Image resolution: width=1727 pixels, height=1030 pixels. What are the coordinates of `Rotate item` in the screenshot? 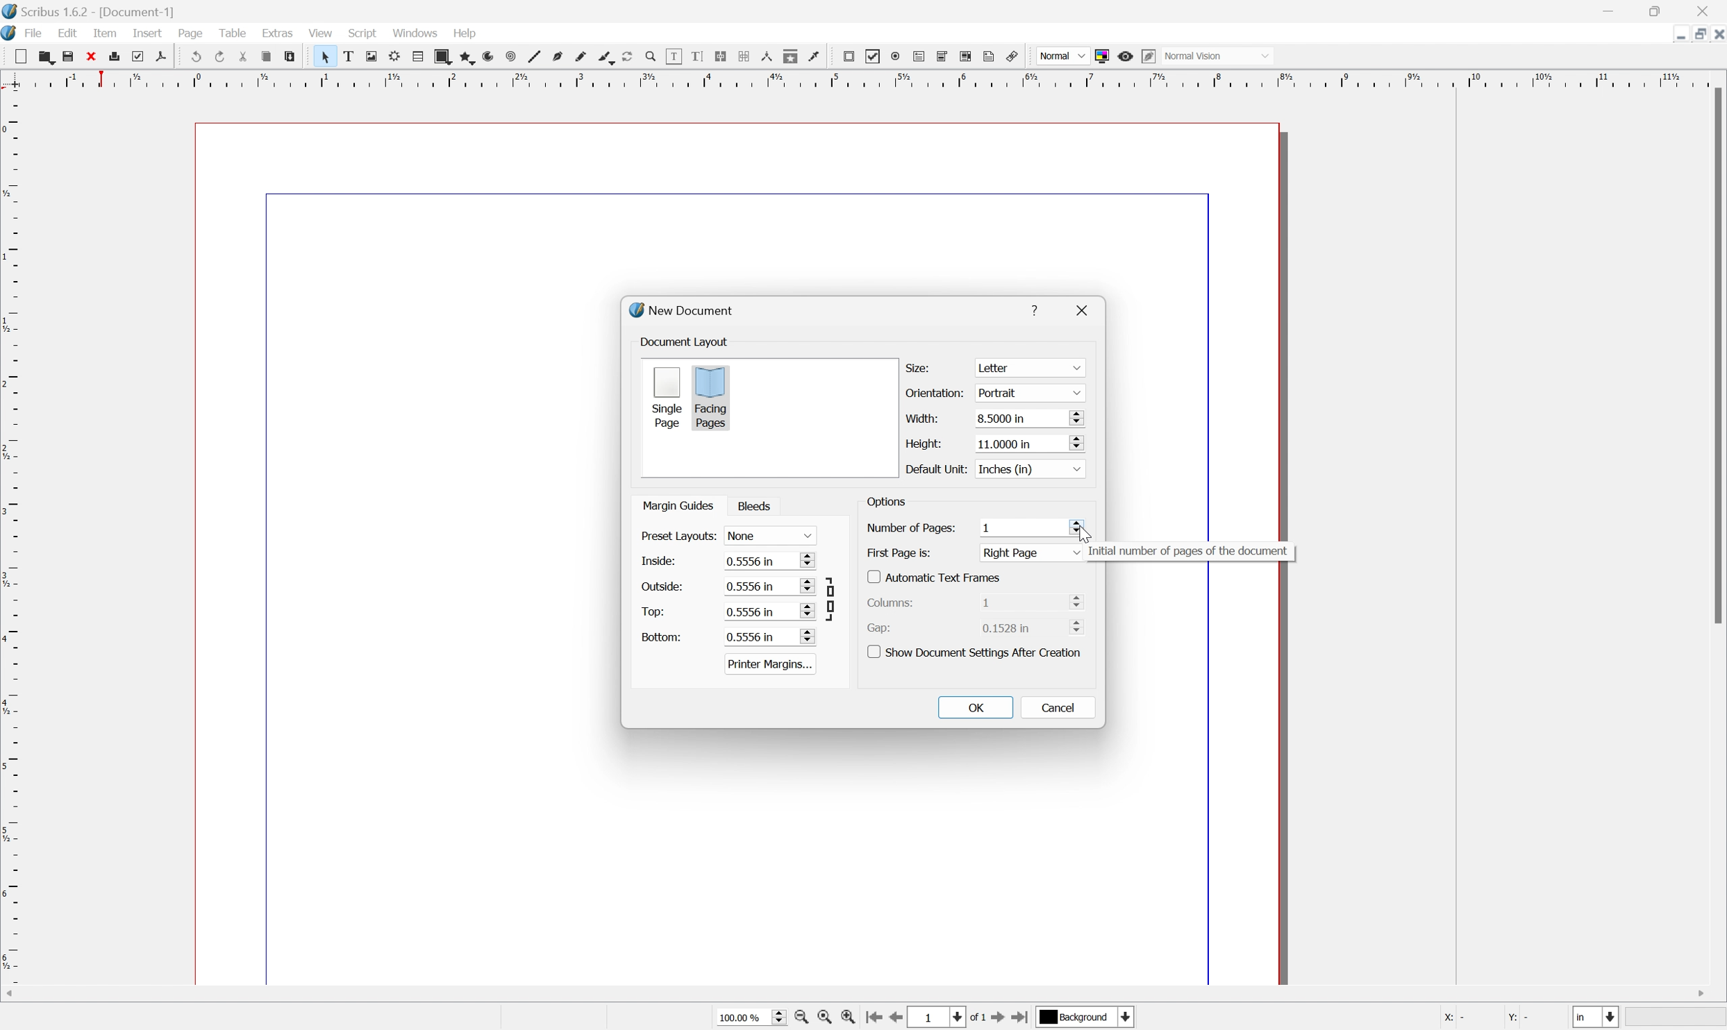 It's located at (626, 56).